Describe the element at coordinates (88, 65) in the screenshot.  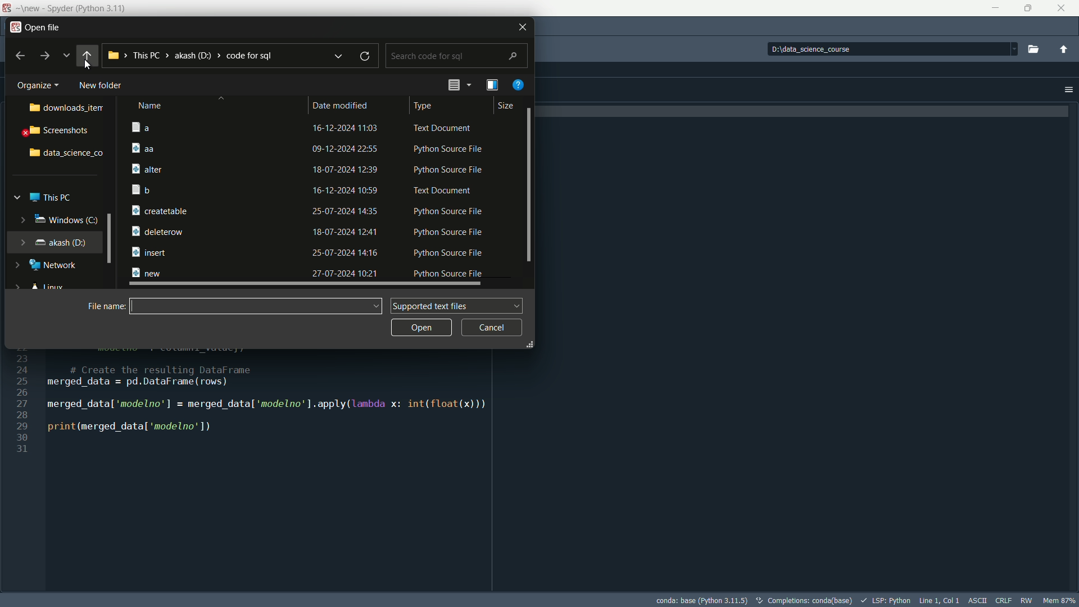
I see `cursor` at that location.